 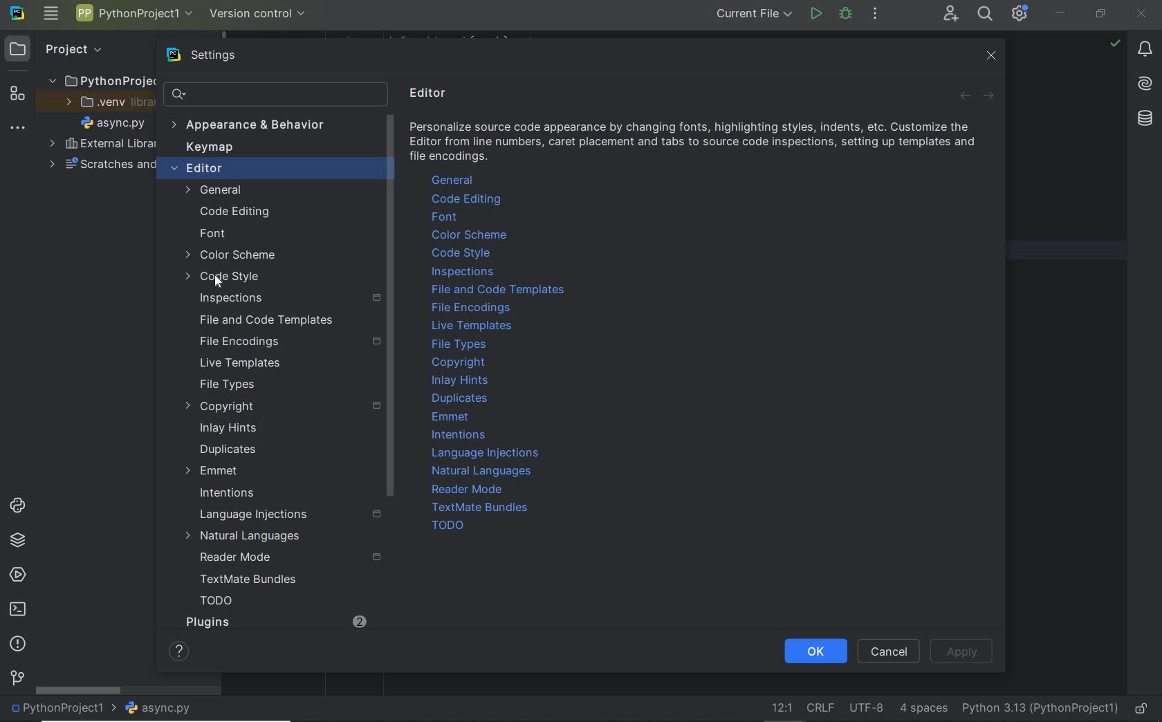 What do you see at coordinates (216, 279) in the screenshot?
I see `Cursor Position` at bounding box center [216, 279].